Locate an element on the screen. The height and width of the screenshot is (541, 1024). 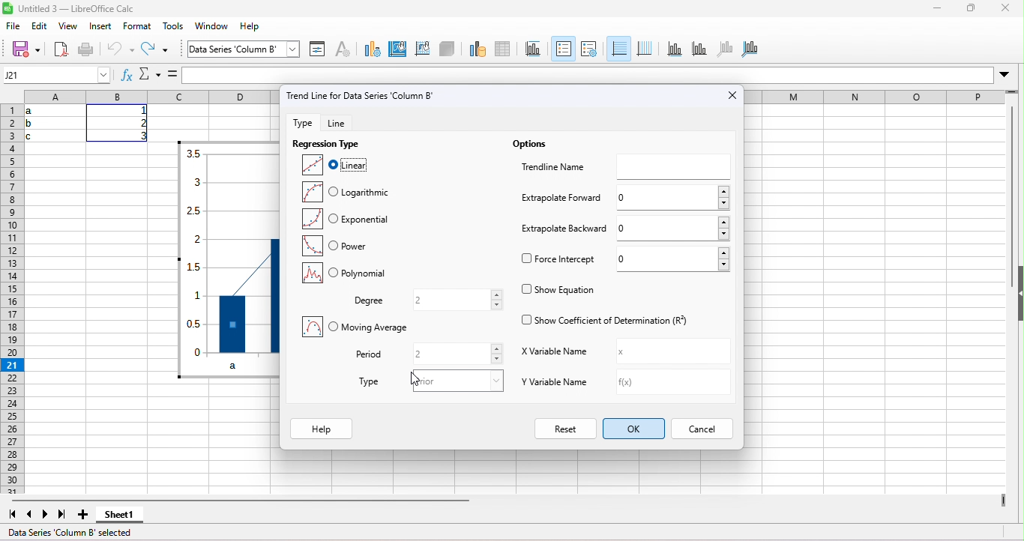
view is located at coordinates (69, 25).